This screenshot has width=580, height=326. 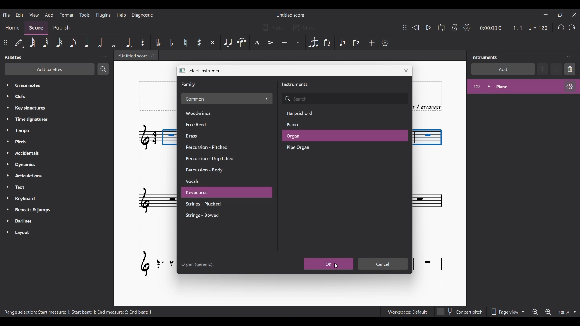 What do you see at coordinates (406, 71) in the screenshot?
I see `Close` at bounding box center [406, 71].